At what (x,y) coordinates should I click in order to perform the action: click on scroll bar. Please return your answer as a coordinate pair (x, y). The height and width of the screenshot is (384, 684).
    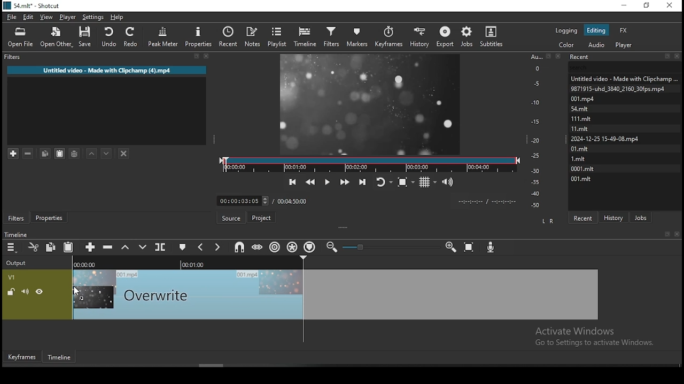
    Looking at the image, I should click on (203, 365).